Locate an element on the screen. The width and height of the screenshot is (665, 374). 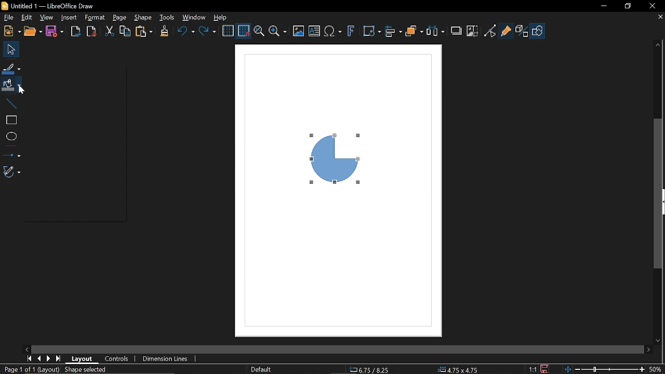
Edit is located at coordinates (25, 17).